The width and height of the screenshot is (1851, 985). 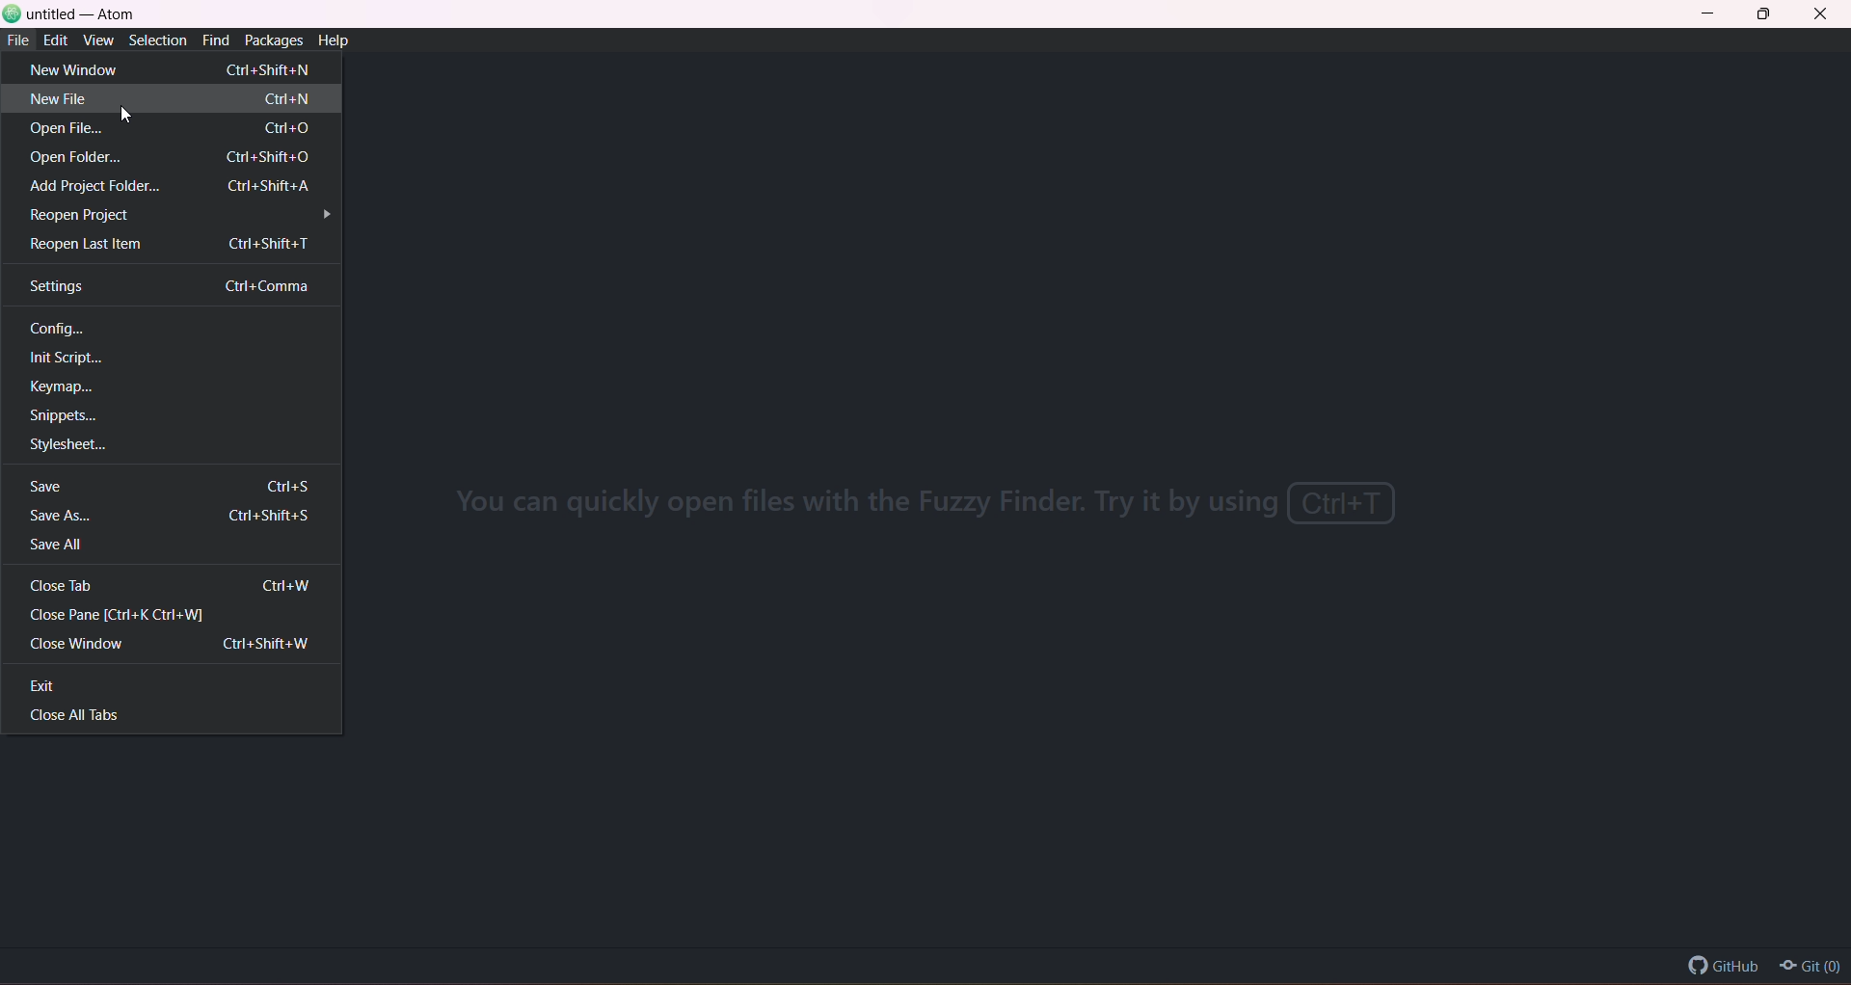 What do you see at coordinates (50, 687) in the screenshot?
I see `Exit` at bounding box center [50, 687].